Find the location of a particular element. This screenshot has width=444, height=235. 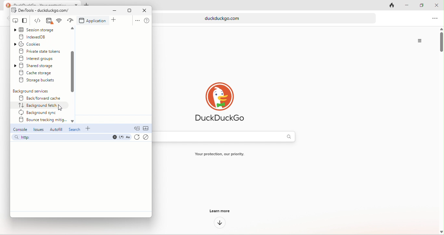

minimize is located at coordinates (404, 6).